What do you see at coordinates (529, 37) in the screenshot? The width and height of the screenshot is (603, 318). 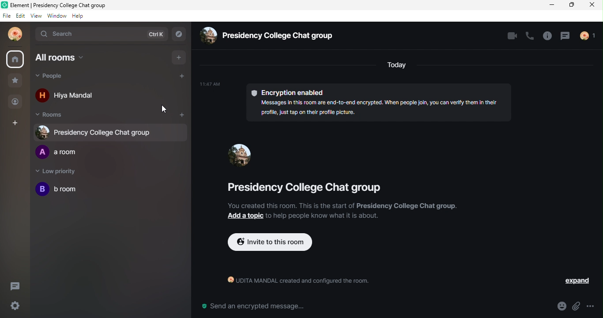 I see `voice call` at bounding box center [529, 37].